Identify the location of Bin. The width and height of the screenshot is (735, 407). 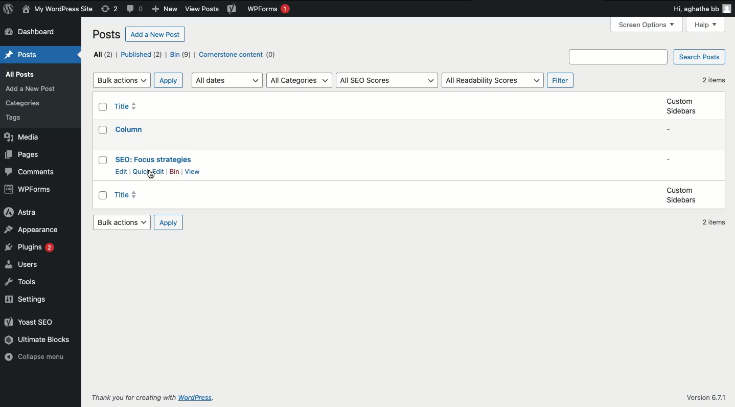
(174, 172).